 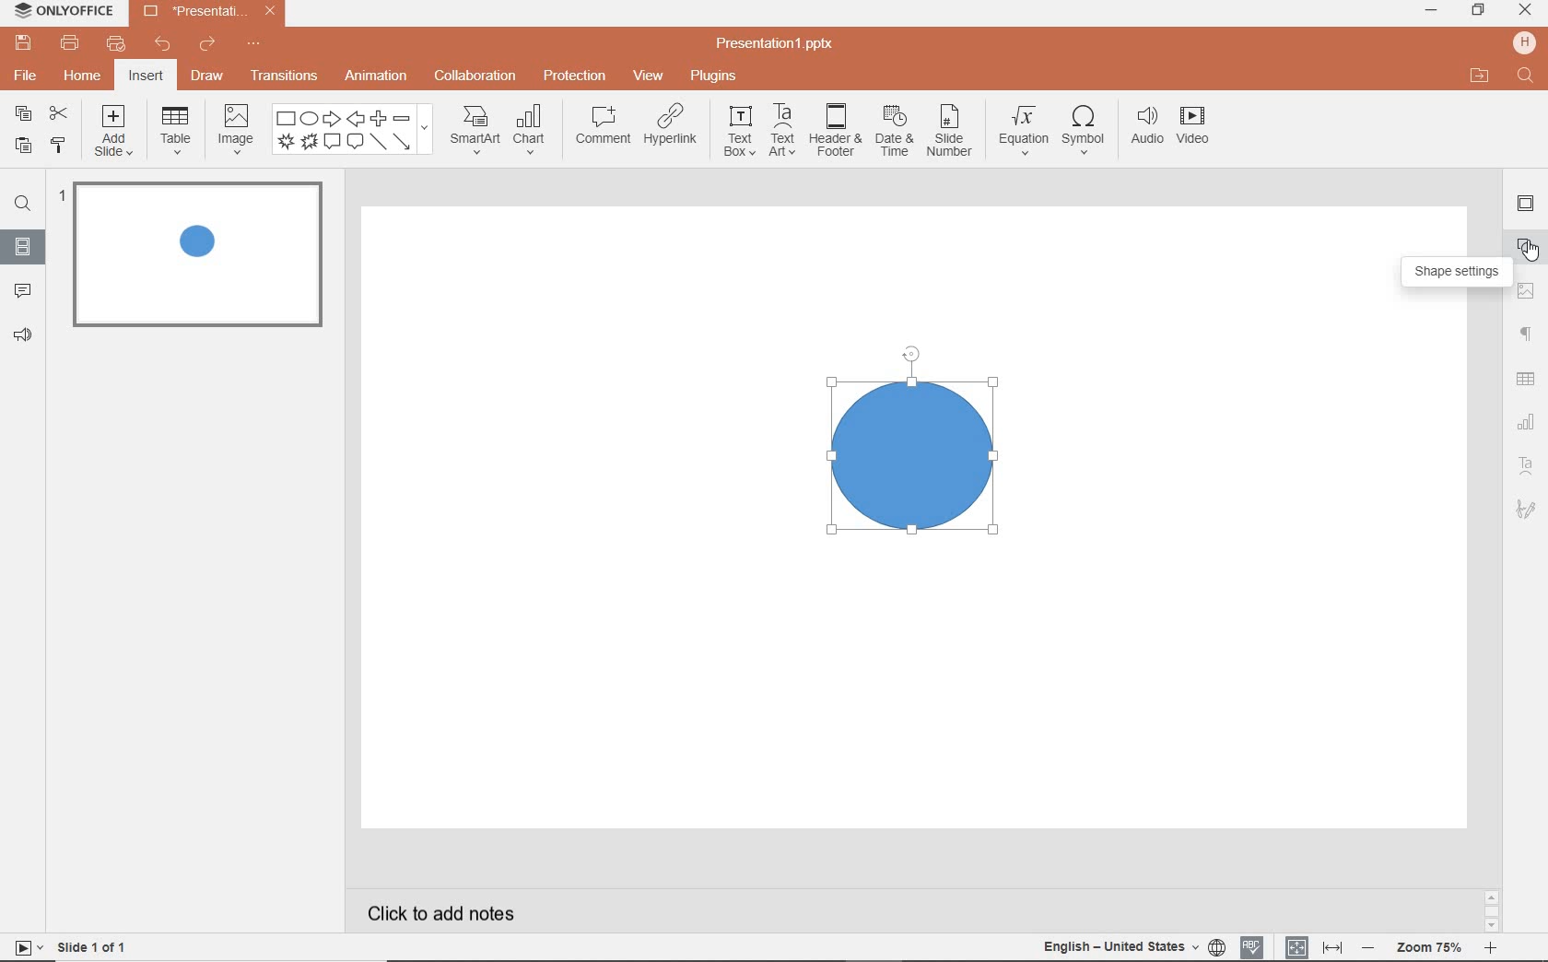 I want to click on text box, so click(x=739, y=131).